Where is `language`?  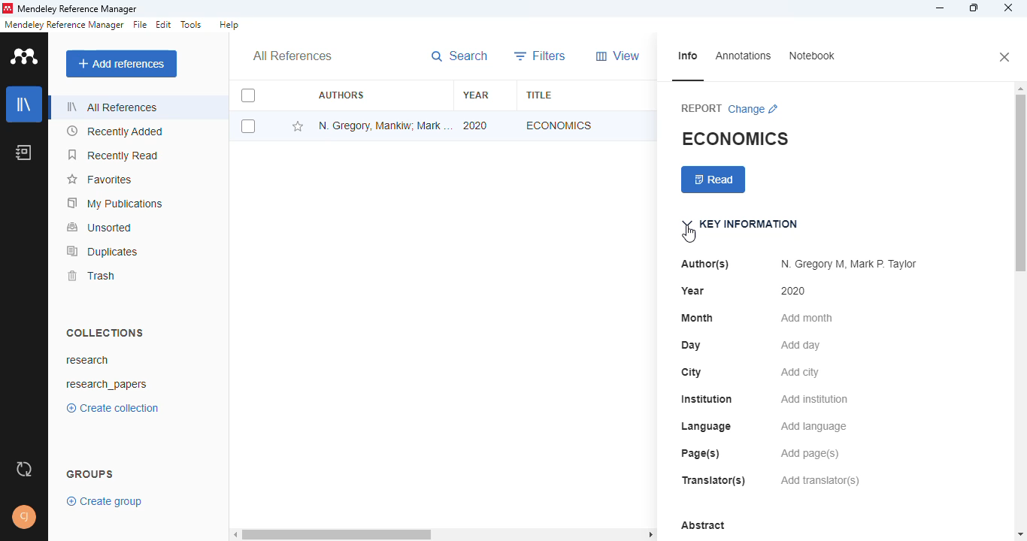
language is located at coordinates (706, 427).